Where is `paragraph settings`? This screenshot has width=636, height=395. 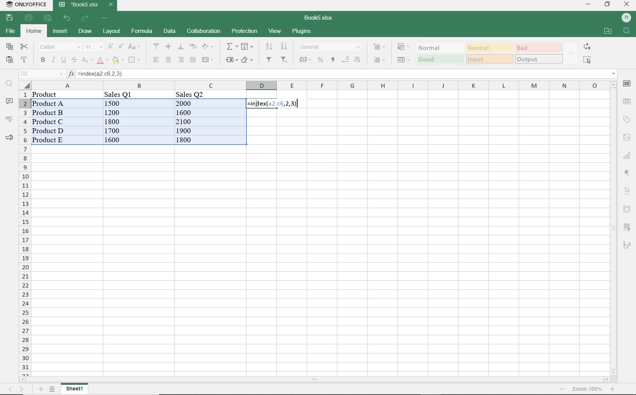
paragraph settings is located at coordinates (627, 174).